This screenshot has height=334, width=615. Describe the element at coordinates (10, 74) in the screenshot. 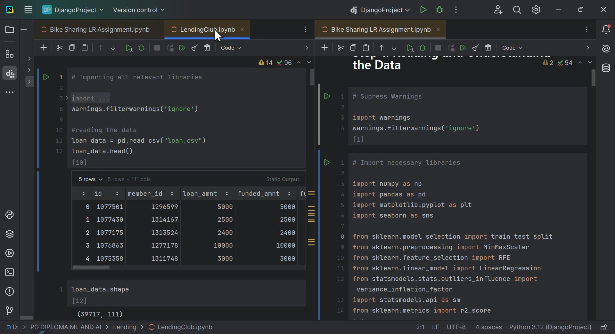

I see `Django structure` at that location.